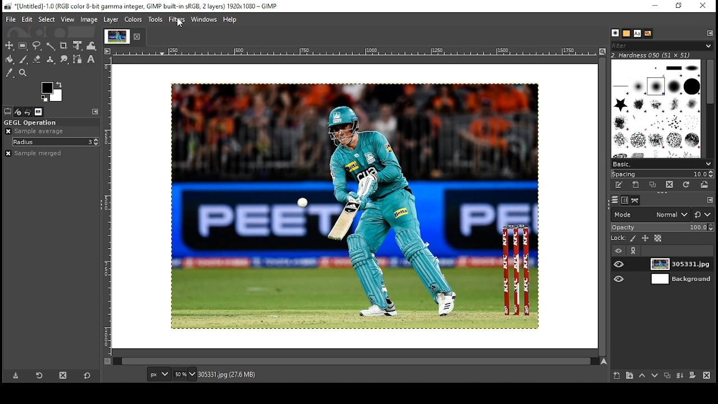 Image resolution: width=718 pixels, height=404 pixels. I want to click on colors, so click(135, 20).